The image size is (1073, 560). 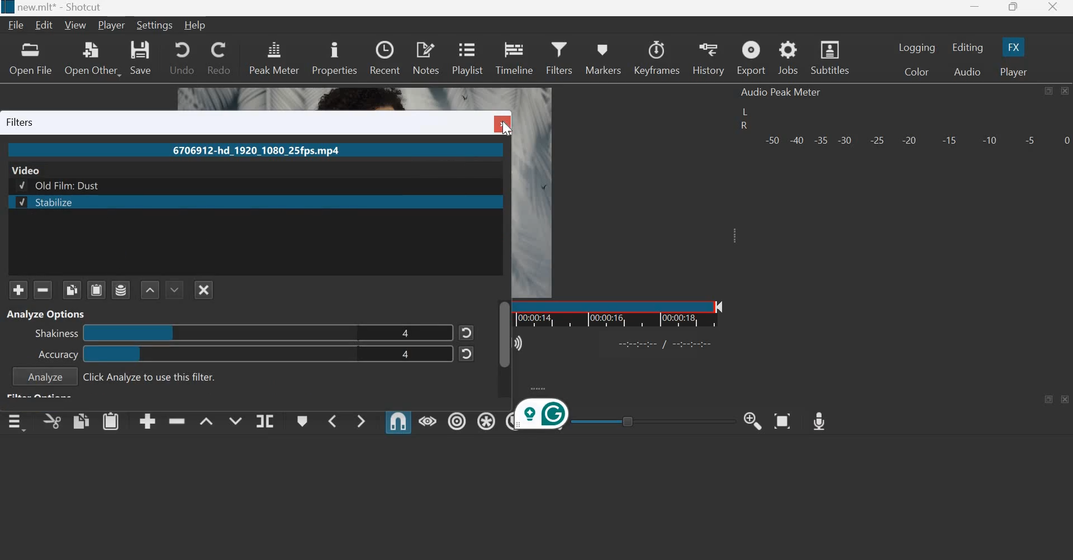 What do you see at coordinates (514, 56) in the screenshot?
I see `Timeline` at bounding box center [514, 56].